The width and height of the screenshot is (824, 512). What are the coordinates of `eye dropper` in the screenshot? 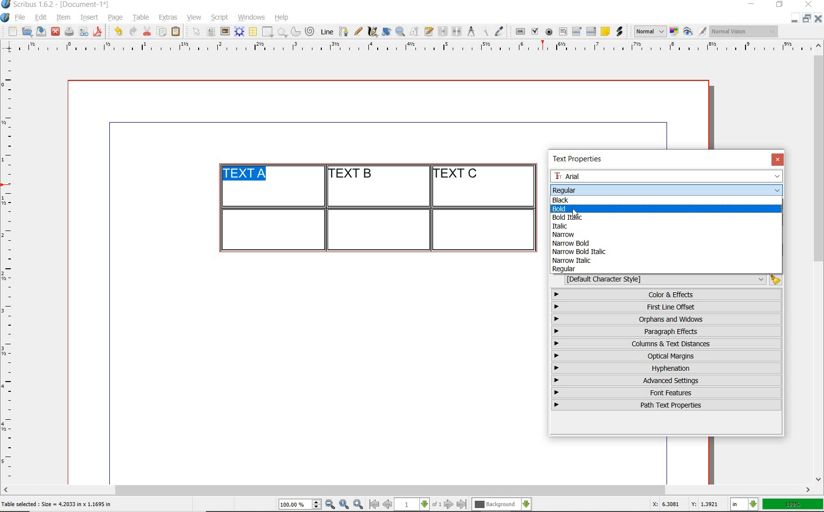 It's located at (499, 32).